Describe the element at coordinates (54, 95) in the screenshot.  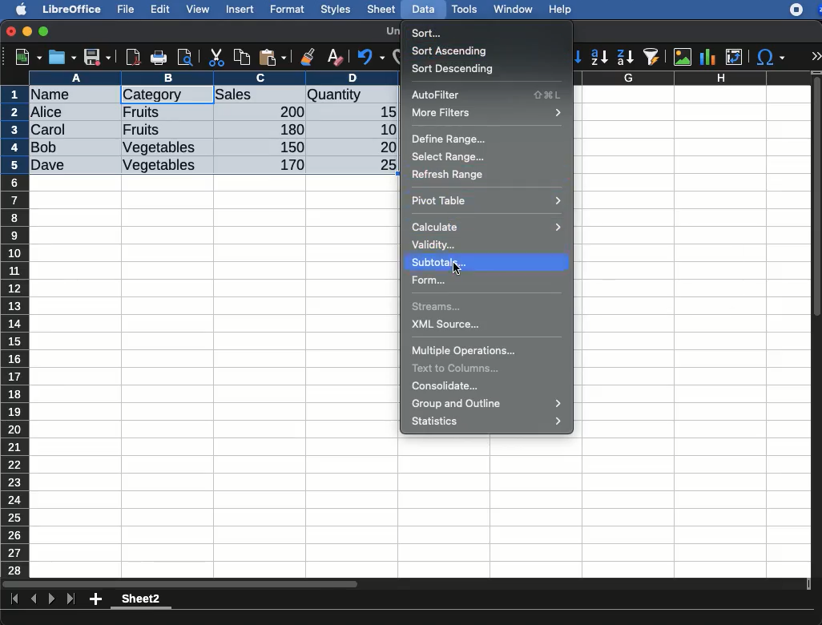
I see `name` at that location.